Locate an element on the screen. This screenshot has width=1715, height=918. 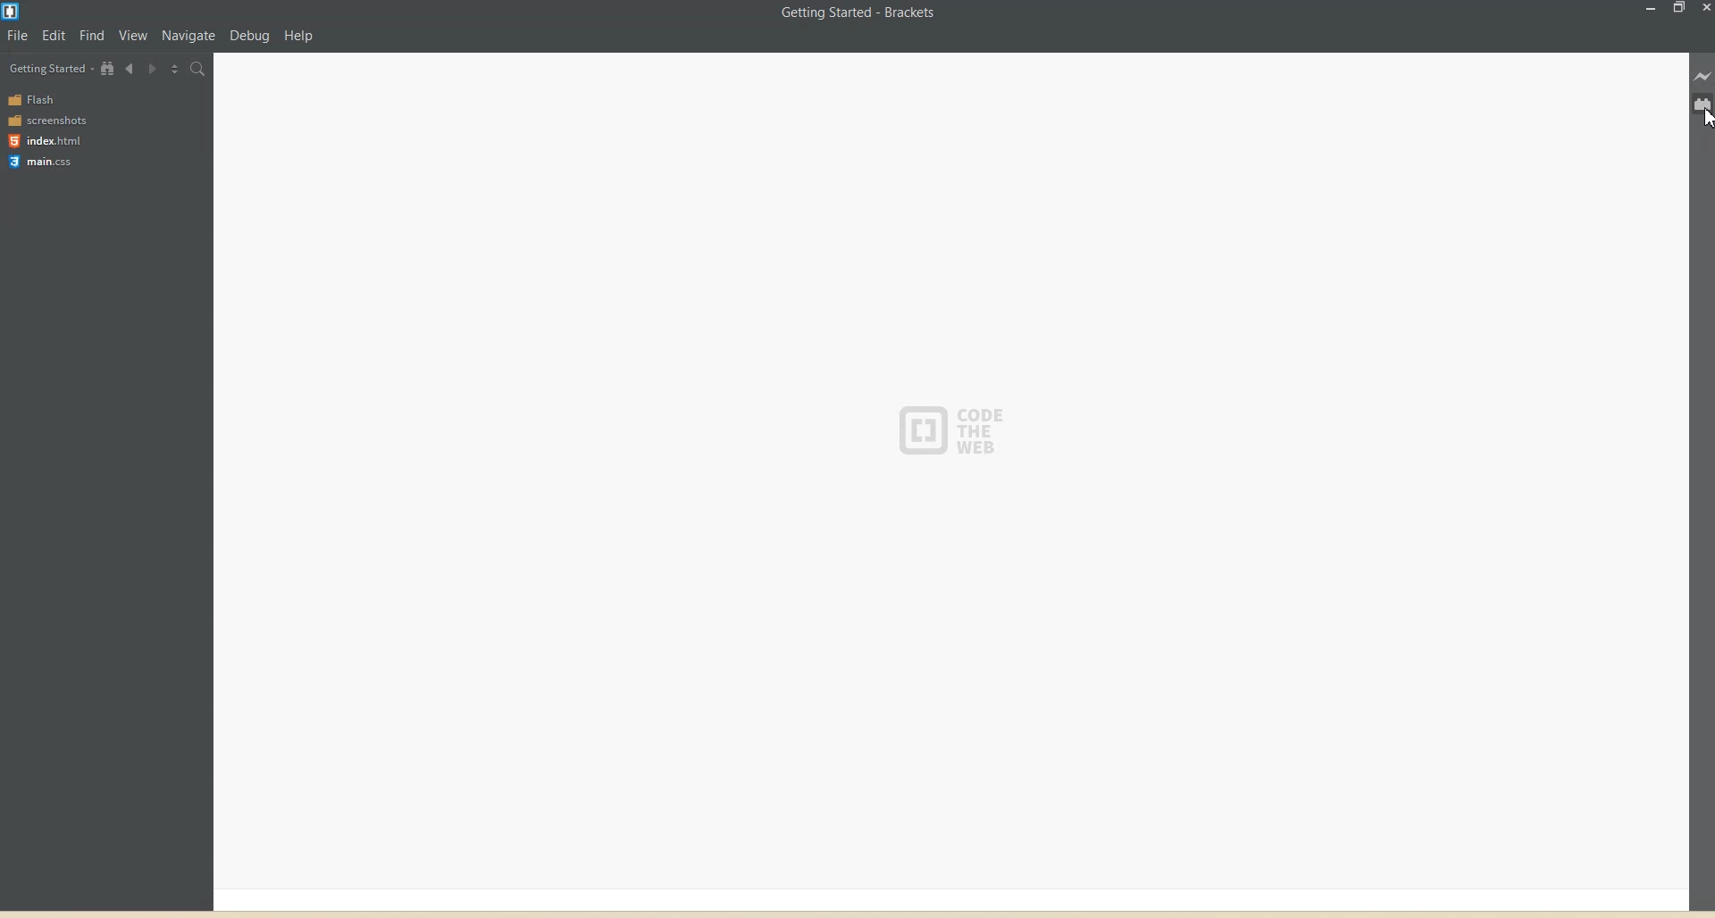
Navigation is located at coordinates (188, 36).